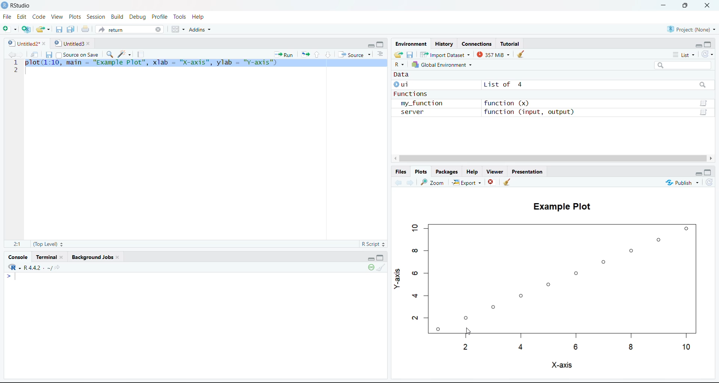 This screenshot has height=383, width=719. I want to click on Background Jobs, so click(94, 257).